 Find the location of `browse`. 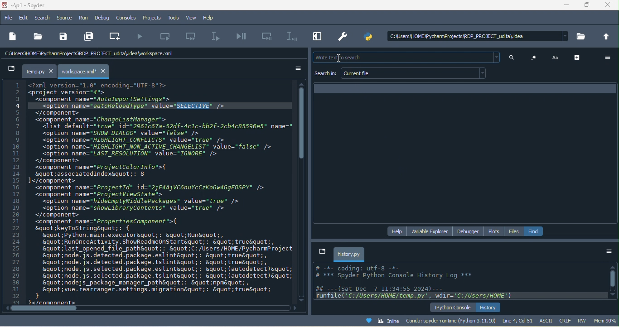

browse is located at coordinates (582, 38).